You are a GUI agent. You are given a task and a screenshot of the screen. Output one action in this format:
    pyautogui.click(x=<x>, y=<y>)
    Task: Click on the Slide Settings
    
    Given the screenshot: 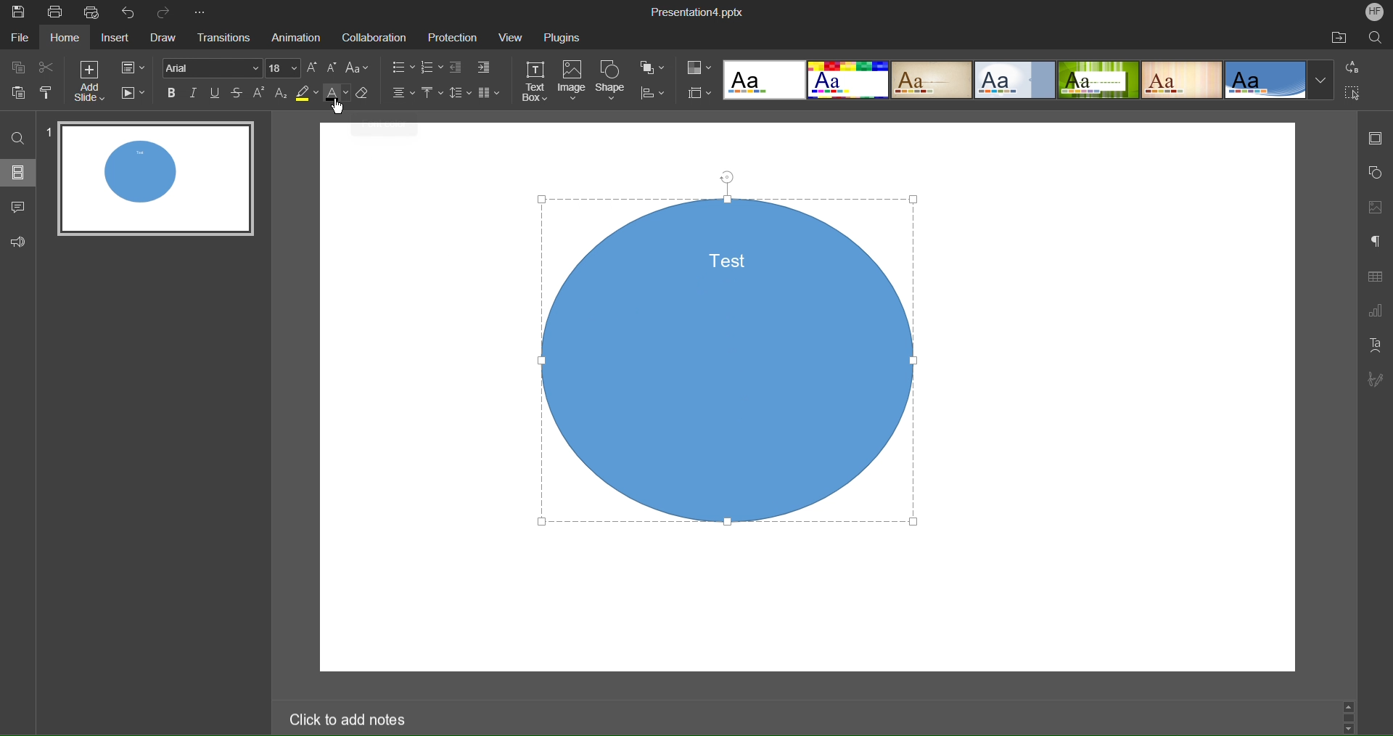 What is the action you would take?
    pyautogui.click(x=1376, y=136)
    